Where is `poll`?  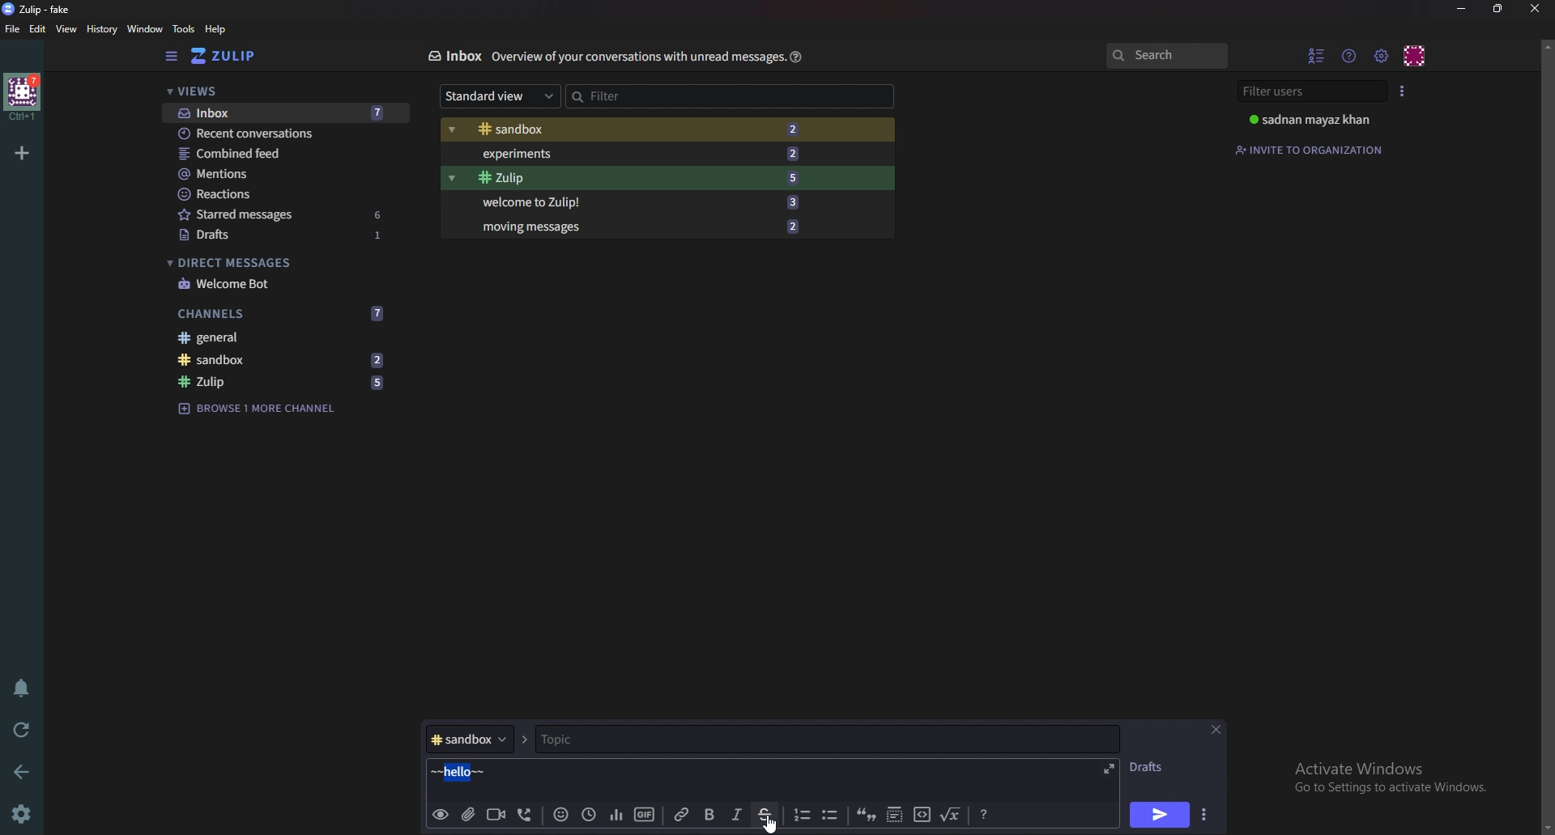 poll is located at coordinates (618, 815).